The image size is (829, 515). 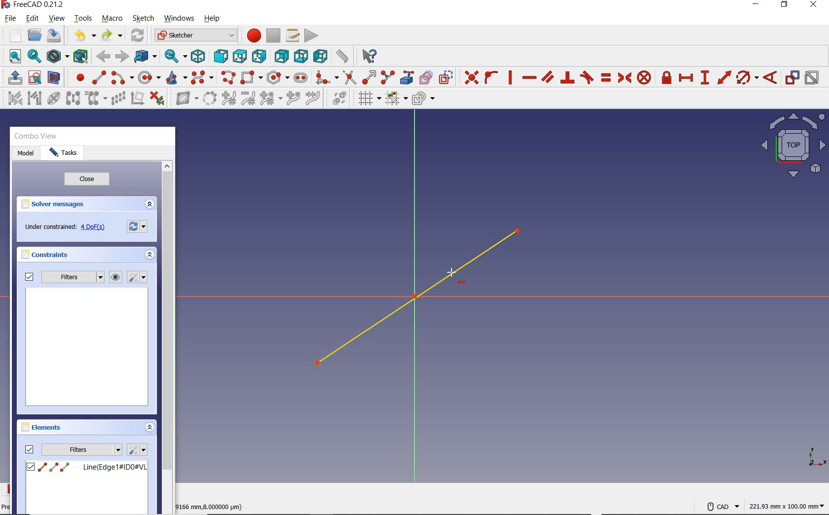 What do you see at coordinates (251, 77) in the screenshot?
I see `CREATE RECTANGLE` at bounding box center [251, 77].